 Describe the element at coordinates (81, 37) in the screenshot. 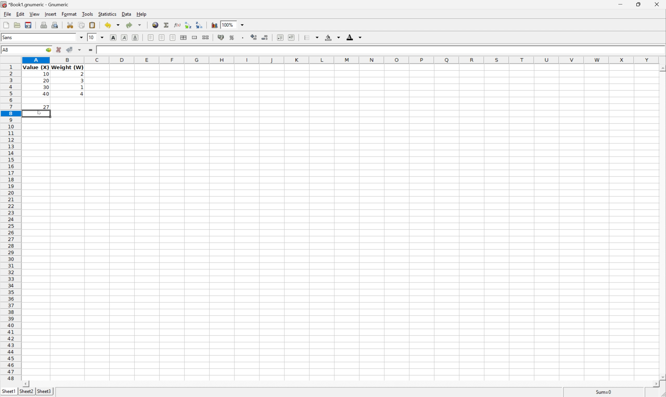

I see `Drop Down` at that location.